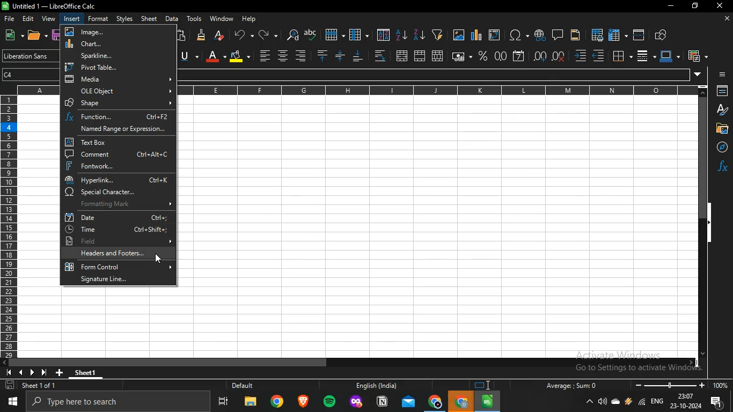 The image size is (733, 412). I want to click on properties, so click(721, 91).